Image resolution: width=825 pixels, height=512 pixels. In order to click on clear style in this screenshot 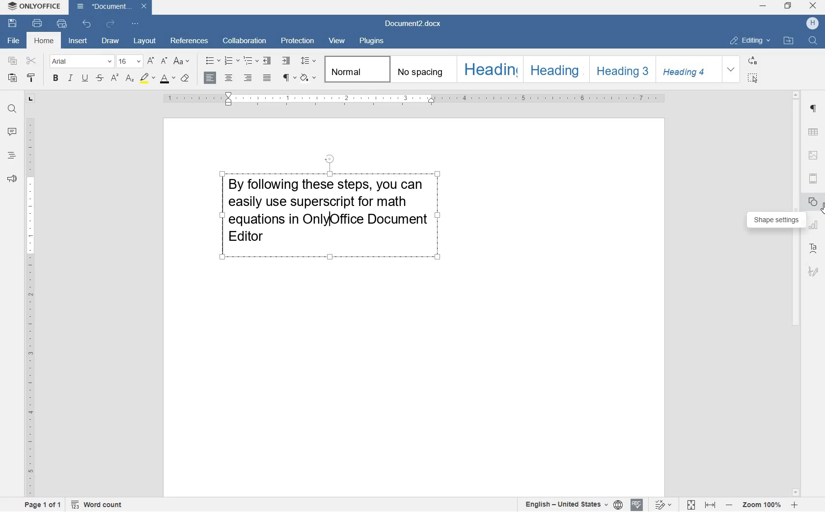, I will do `click(185, 78)`.